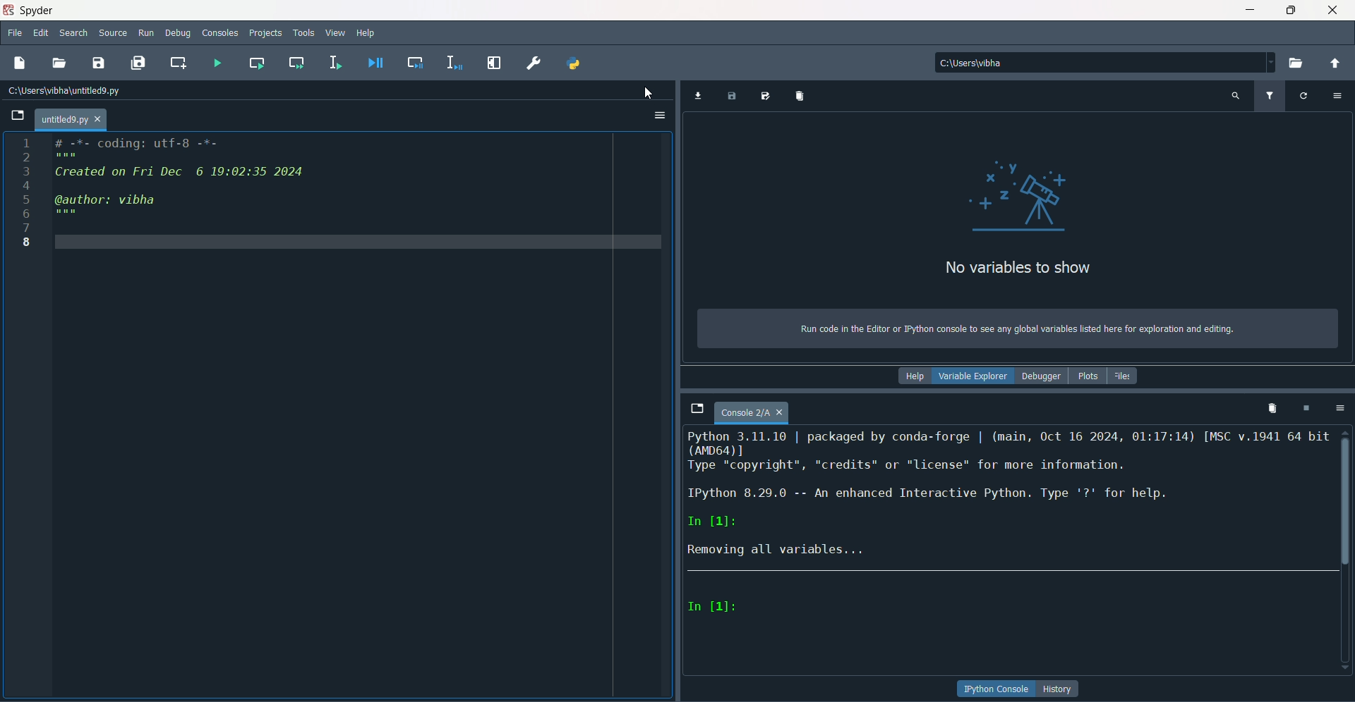 The width and height of the screenshot is (1355, 702). I want to click on text, so click(1009, 497).